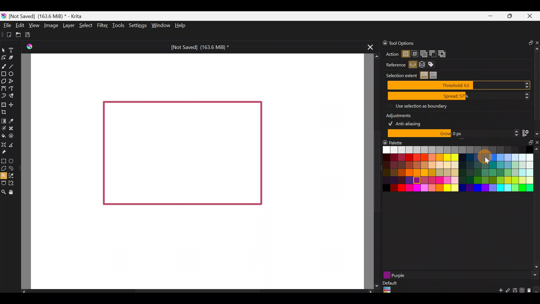 The width and height of the screenshot is (540, 304). What do you see at coordinates (435, 75) in the screenshot?
I see `Select all regions until a specific boundary colour` at bounding box center [435, 75].